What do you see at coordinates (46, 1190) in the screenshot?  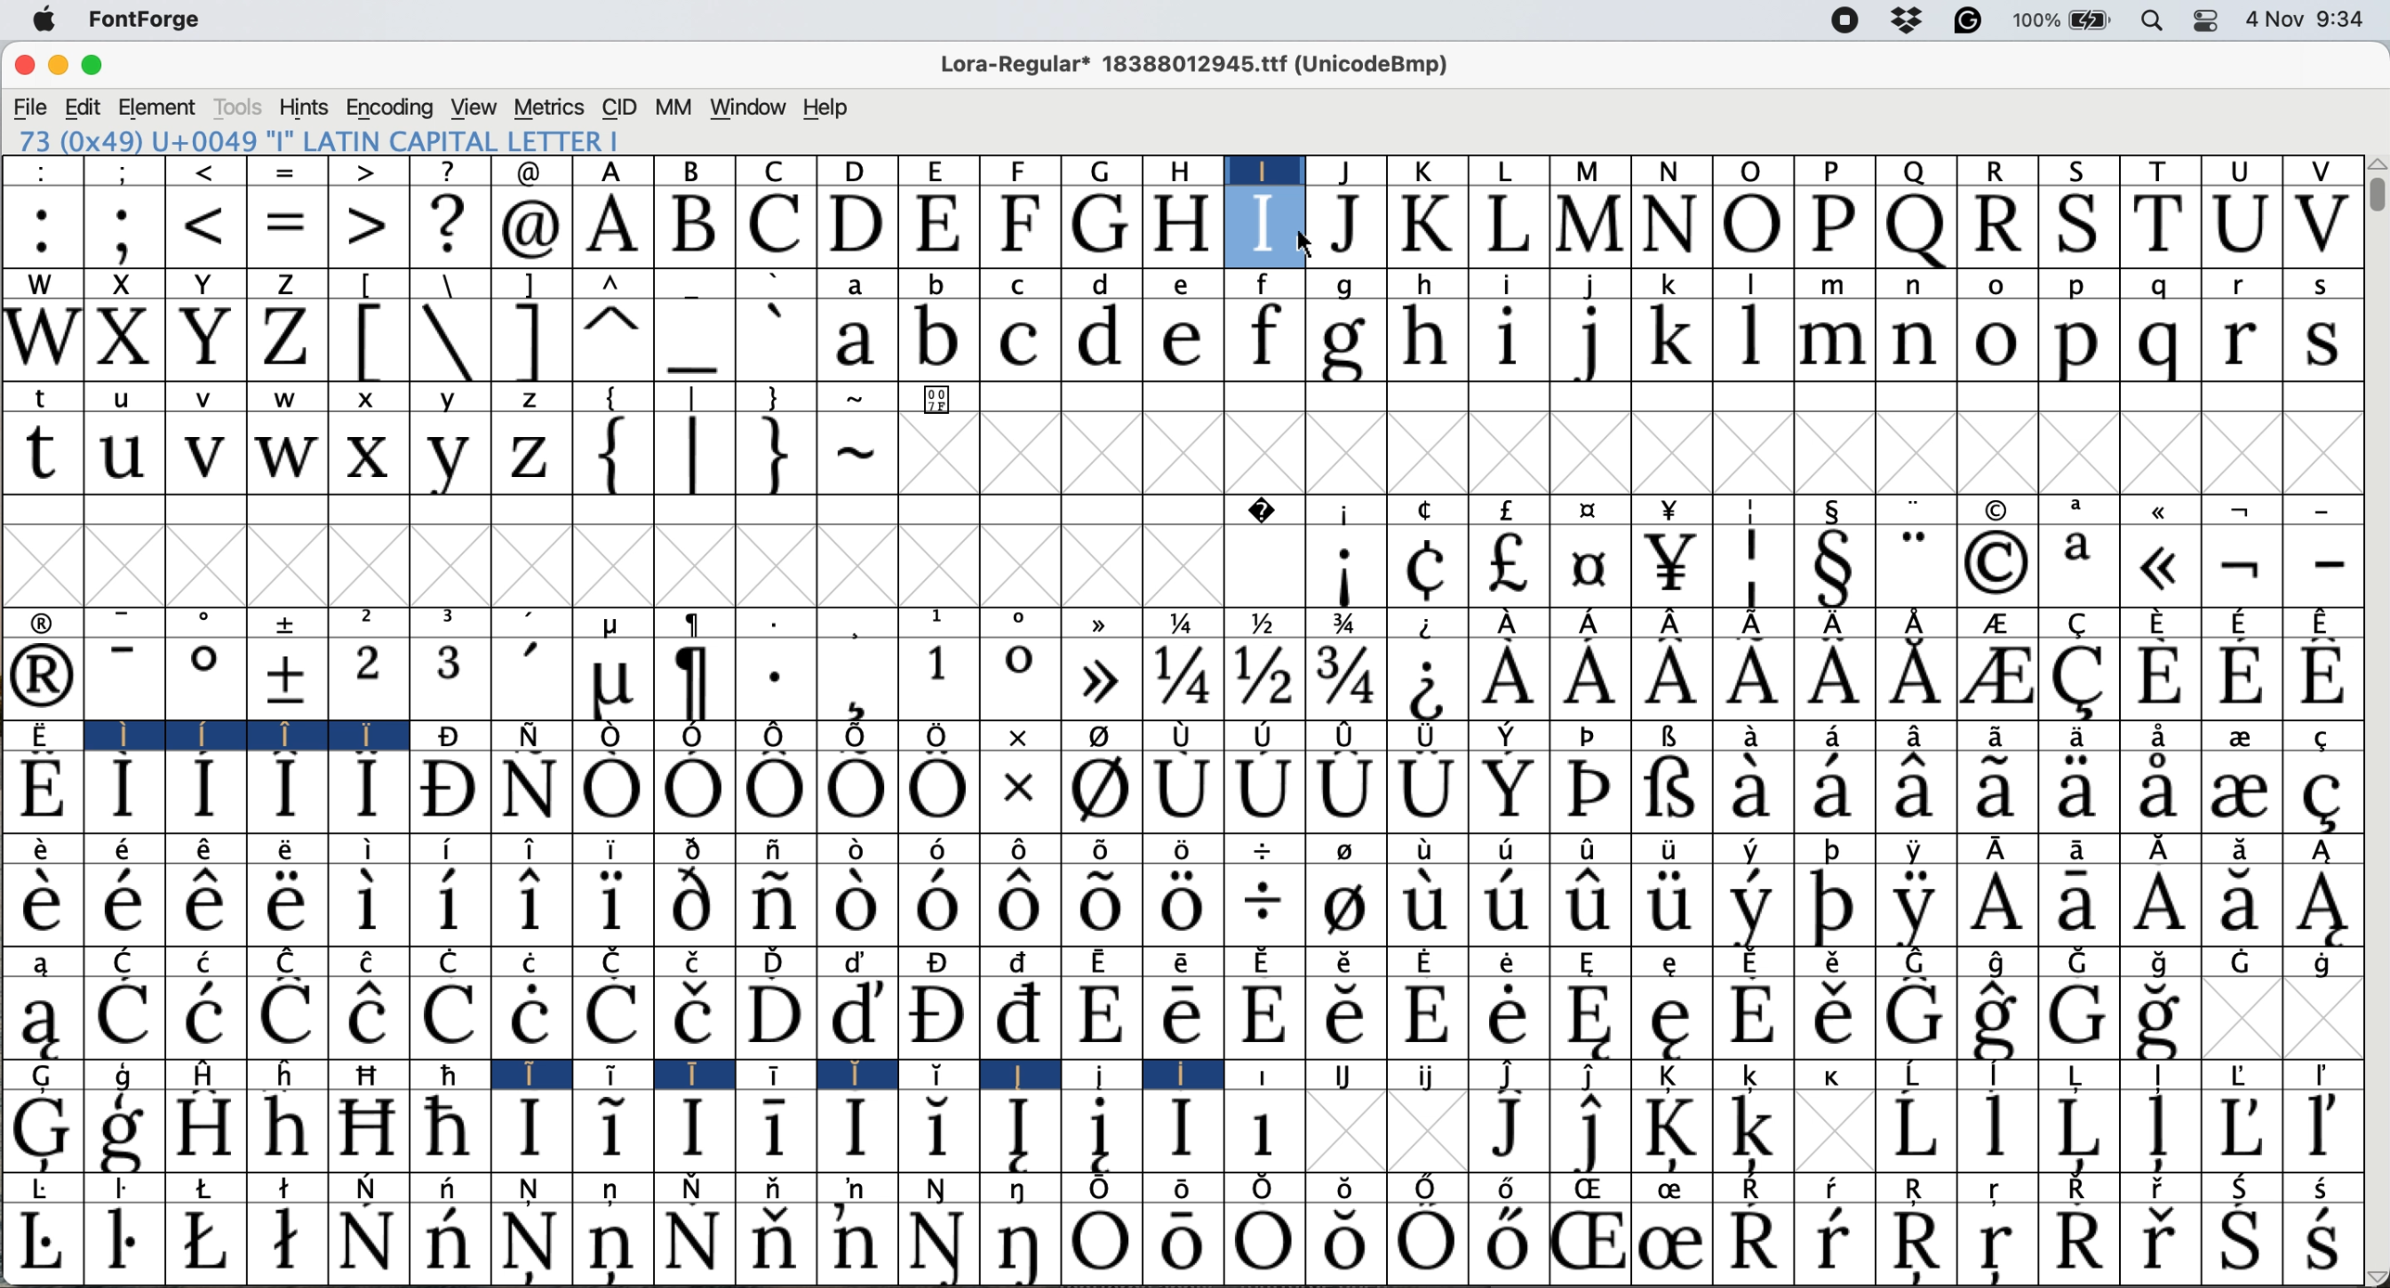 I see `Symbol` at bounding box center [46, 1190].